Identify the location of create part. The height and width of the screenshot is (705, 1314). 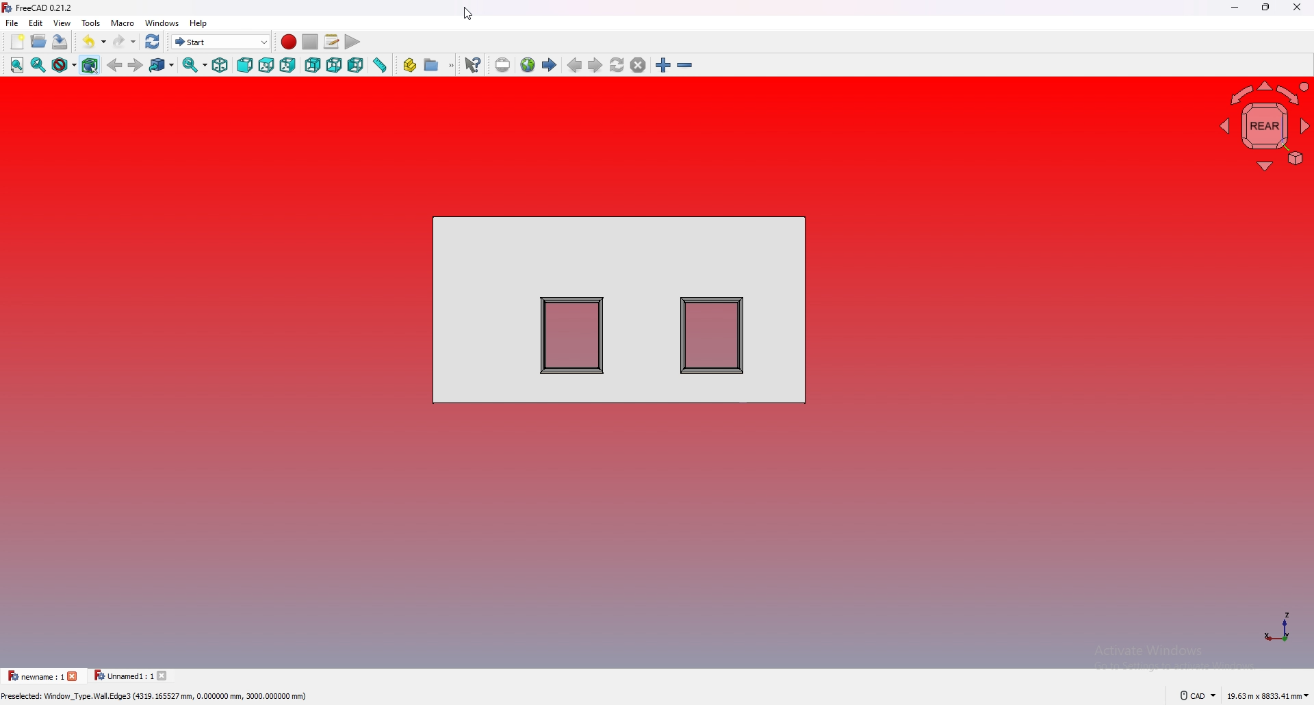
(409, 64).